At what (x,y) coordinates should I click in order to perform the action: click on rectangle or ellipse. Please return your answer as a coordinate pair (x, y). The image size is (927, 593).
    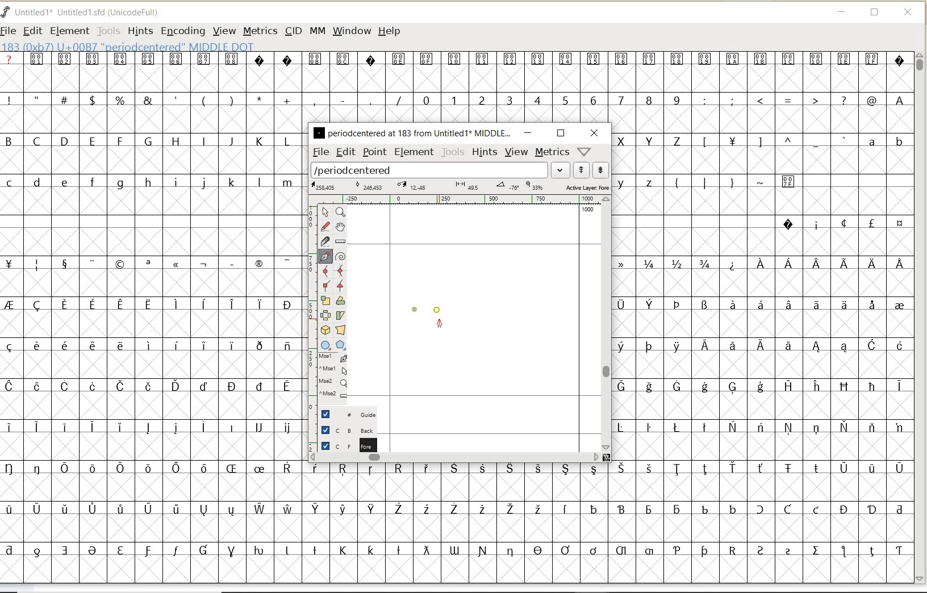
    Looking at the image, I should click on (325, 345).